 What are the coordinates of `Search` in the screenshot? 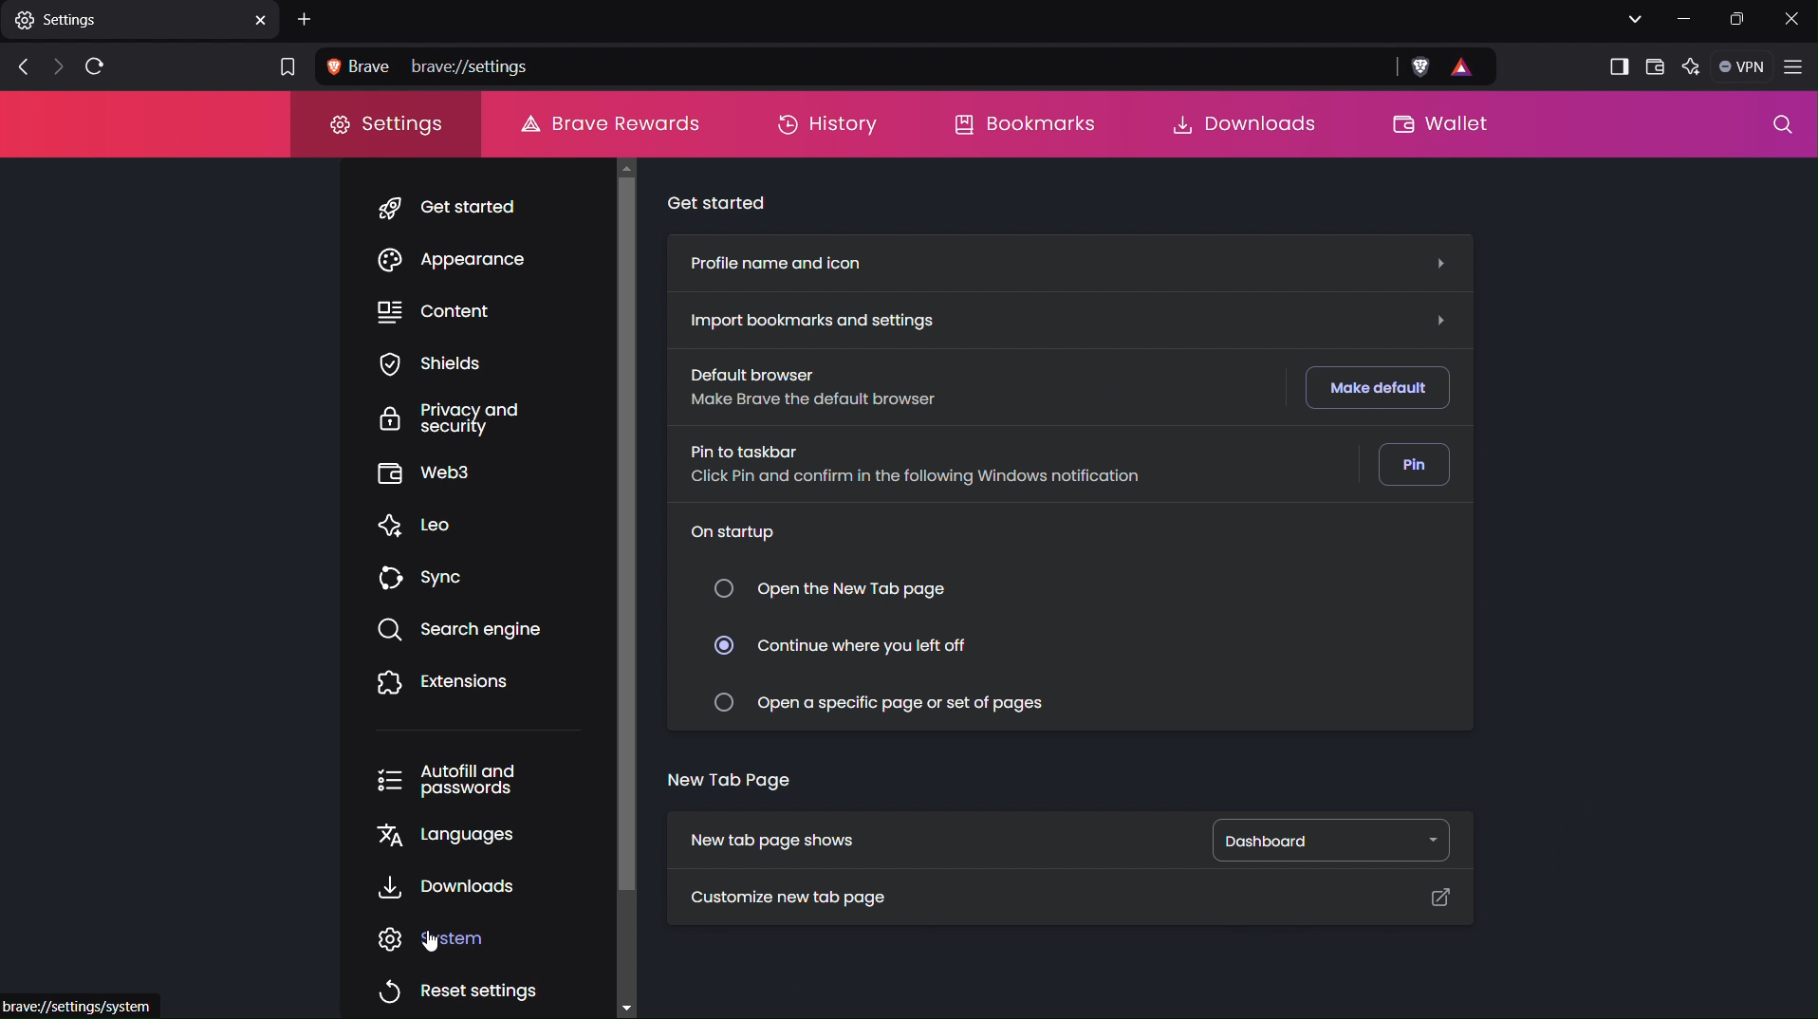 It's located at (1783, 128).